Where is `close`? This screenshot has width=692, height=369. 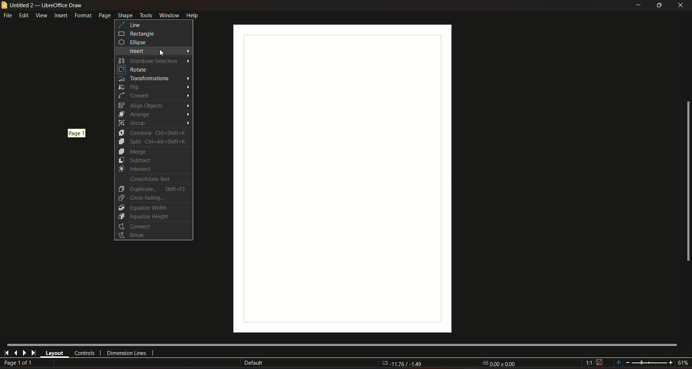 close is located at coordinates (681, 5).